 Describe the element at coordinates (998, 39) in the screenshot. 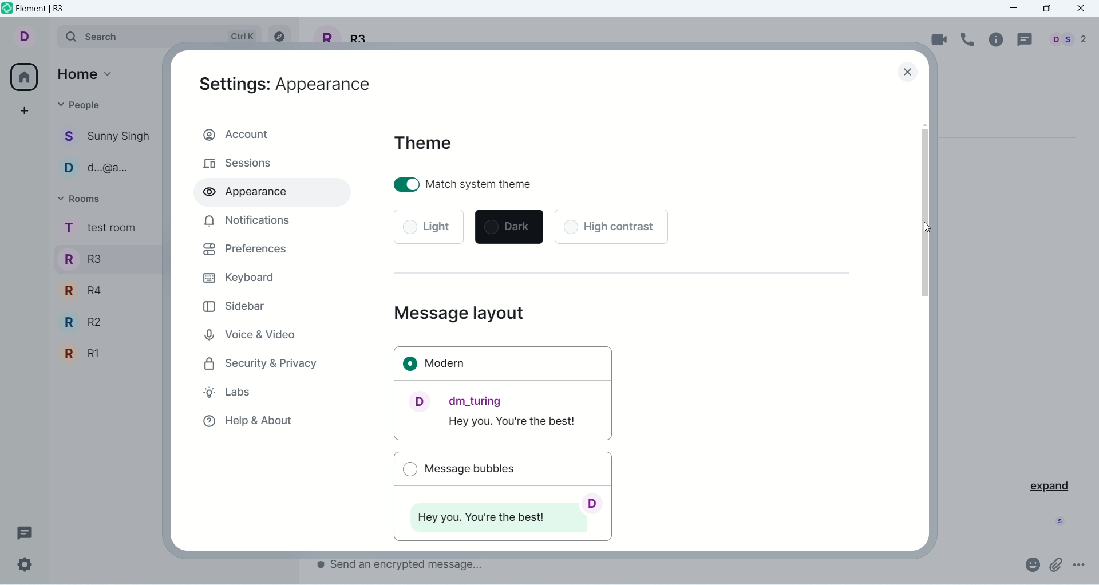

I see `room info` at that location.